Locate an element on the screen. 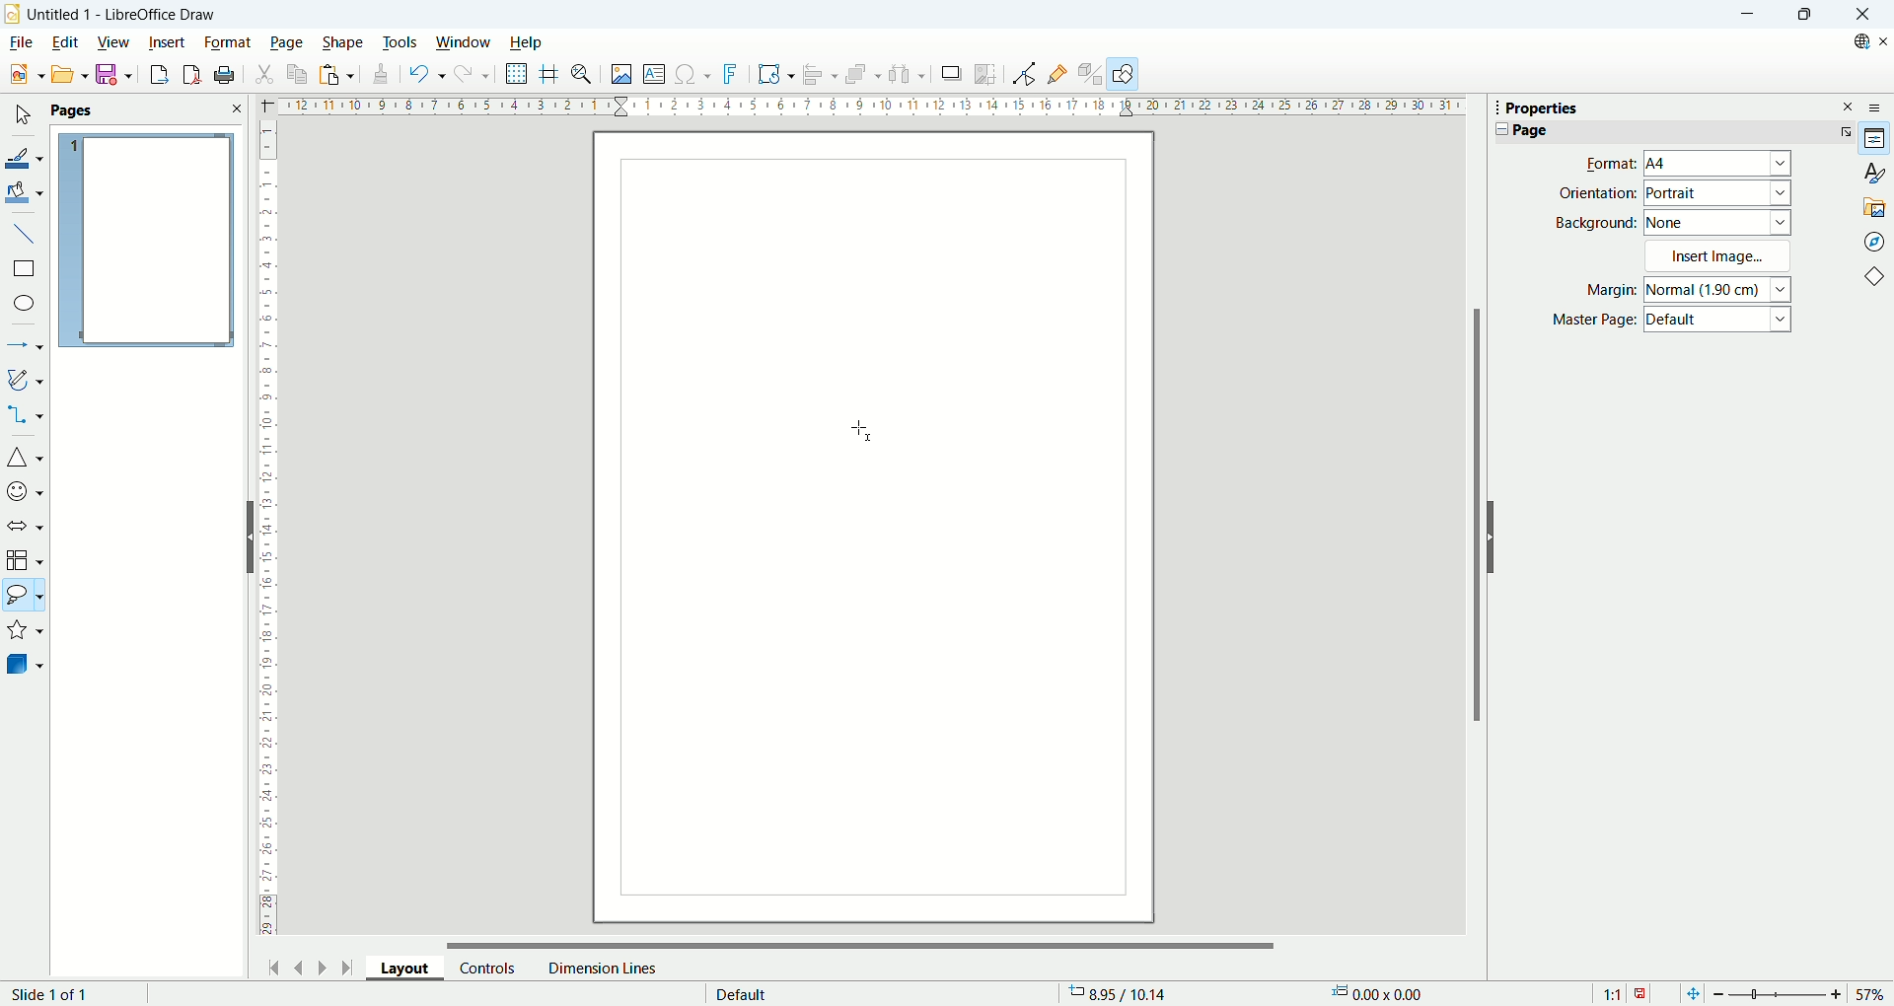  shape is located at coordinates (343, 42).